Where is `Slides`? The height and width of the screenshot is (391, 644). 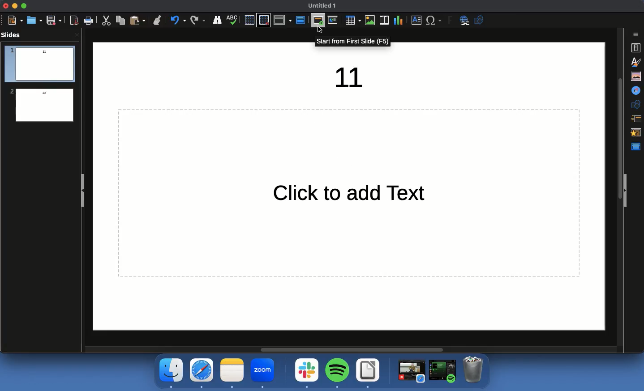
Slides is located at coordinates (12, 35).